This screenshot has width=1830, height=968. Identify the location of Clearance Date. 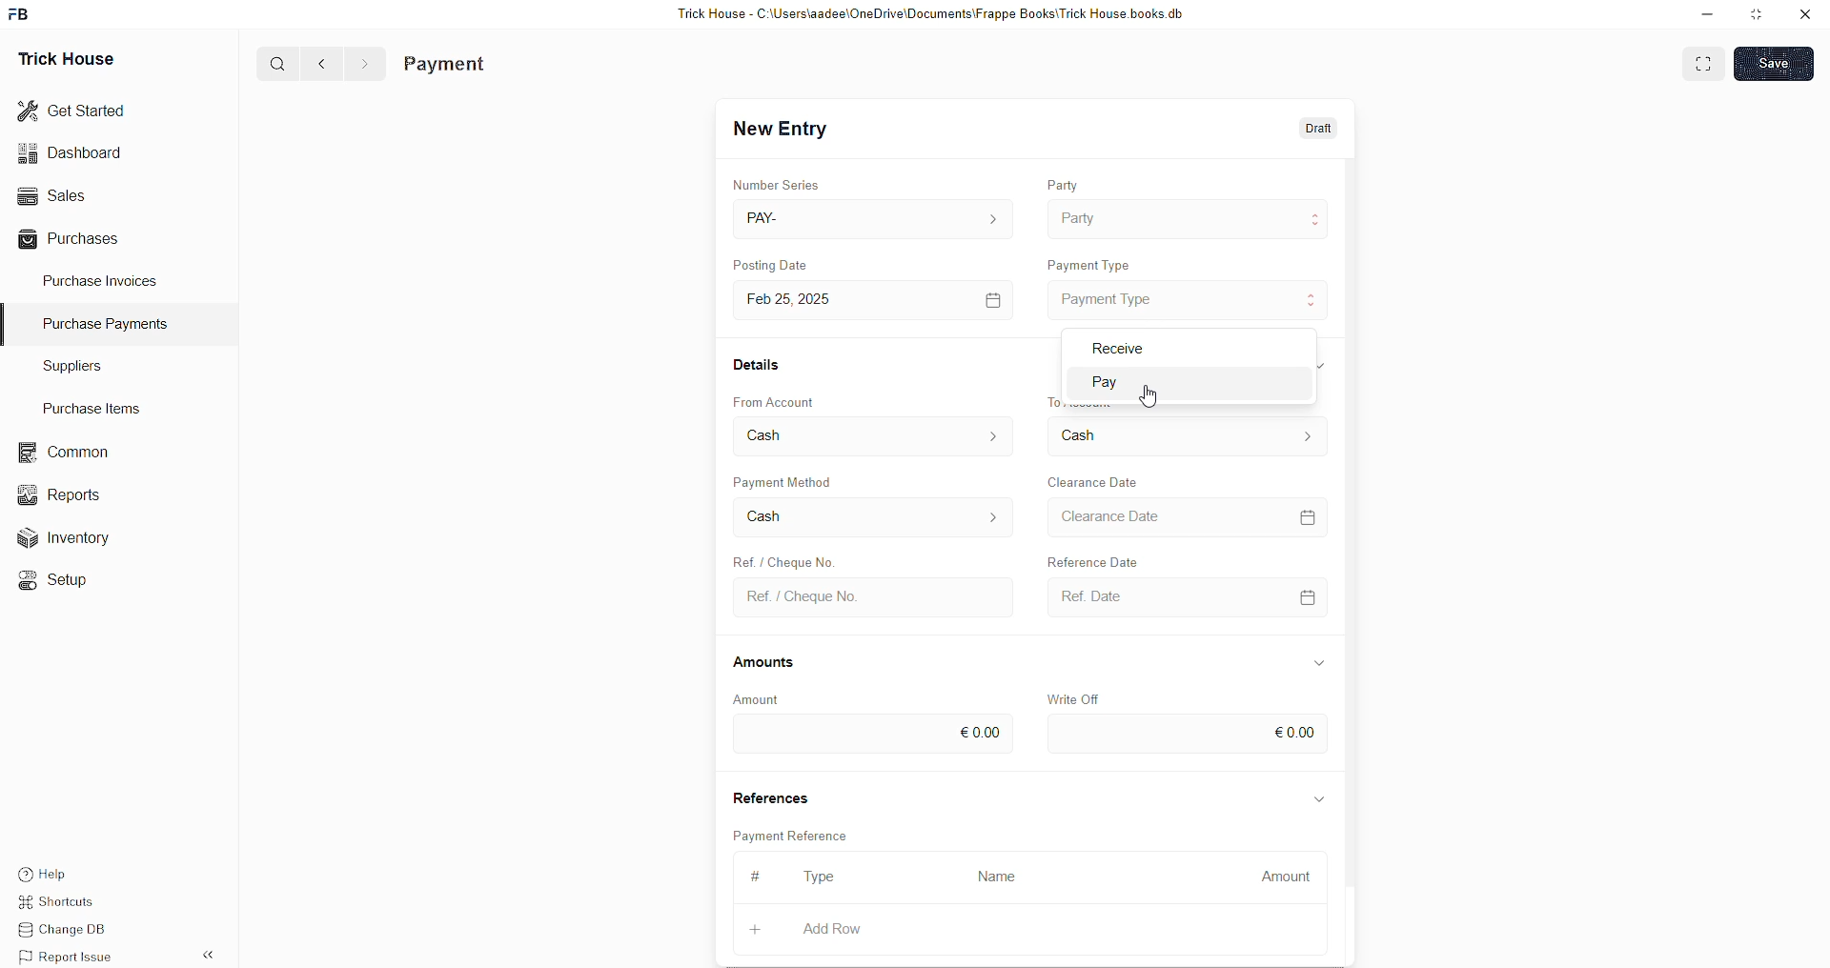
(1120, 518).